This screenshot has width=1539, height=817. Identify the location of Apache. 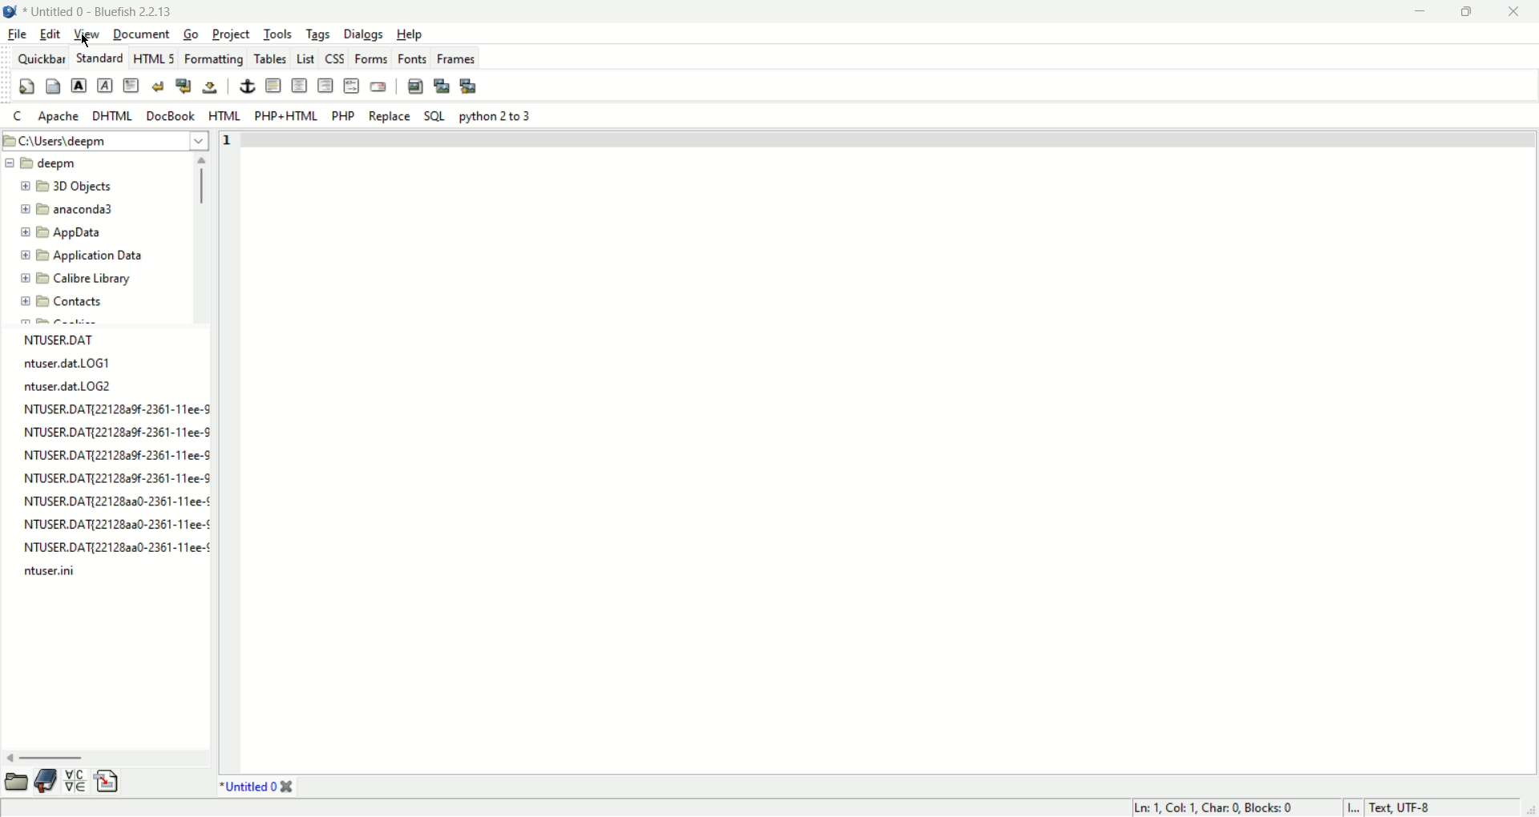
(59, 116).